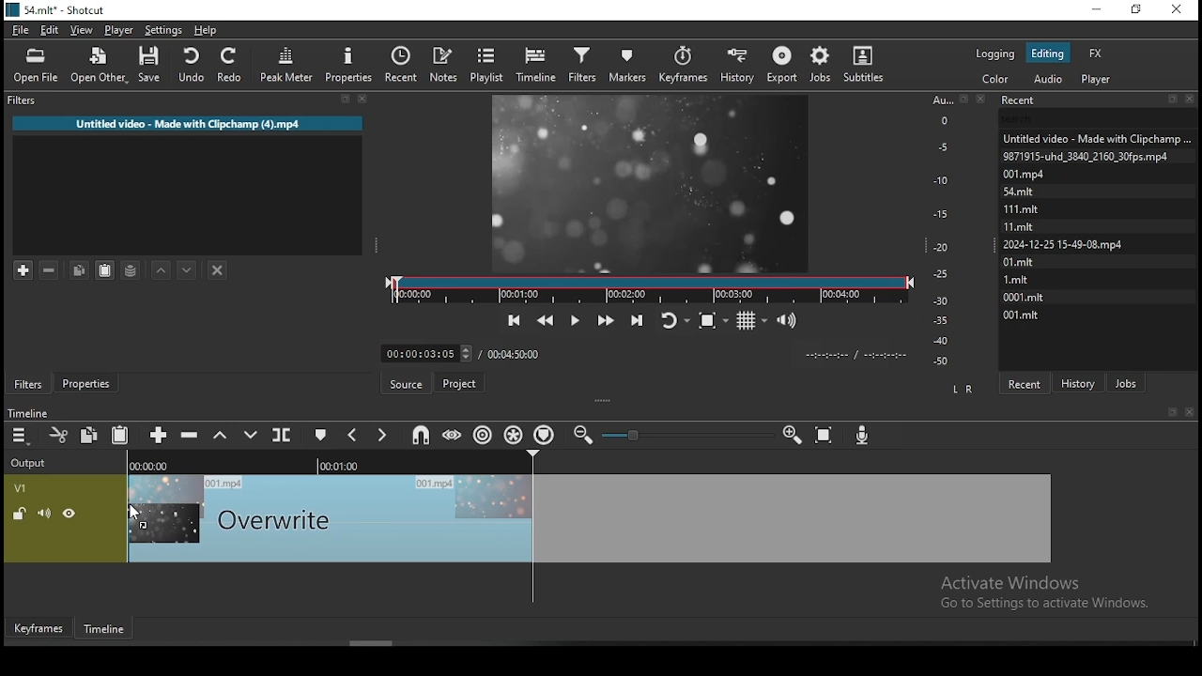 The width and height of the screenshot is (1202, 676). What do you see at coordinates (423, 434) in the screenshot?
I see `snap` at bounding box center [423, 434].